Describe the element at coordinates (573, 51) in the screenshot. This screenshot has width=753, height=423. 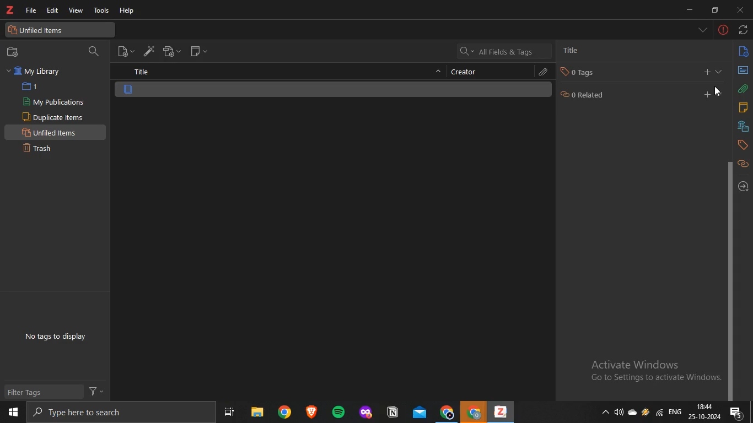
I see `title` at that location.